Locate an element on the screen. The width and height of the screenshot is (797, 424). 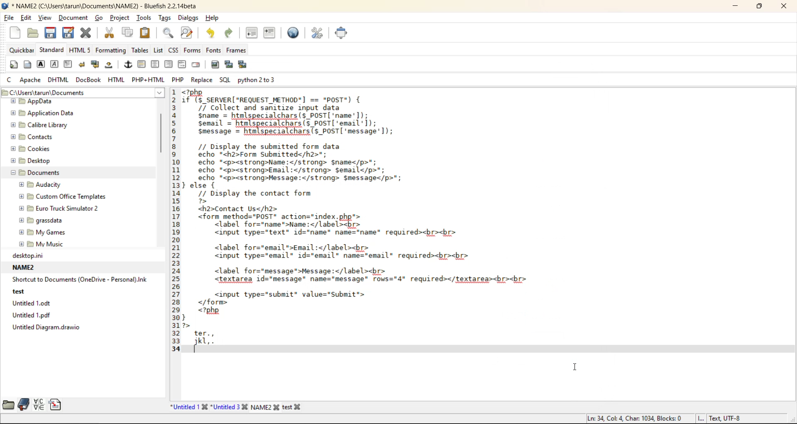
paste is located at coordinates (147, 33).